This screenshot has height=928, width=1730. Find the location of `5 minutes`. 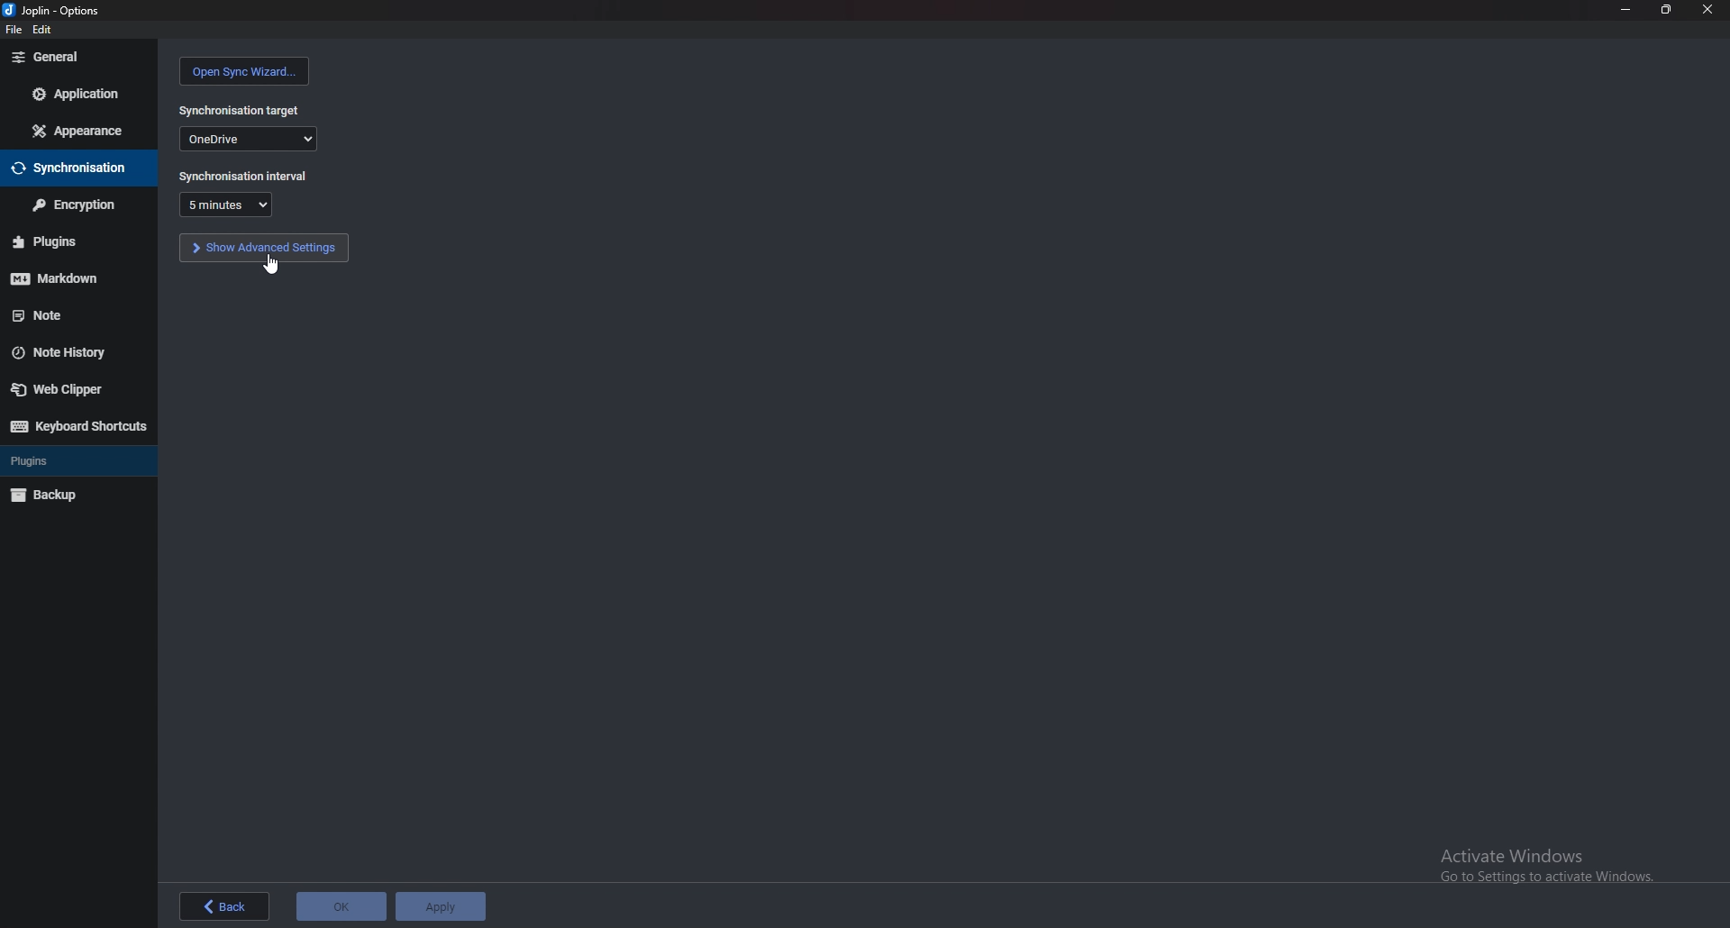

5 minutes is located at coordinates (224, 205).